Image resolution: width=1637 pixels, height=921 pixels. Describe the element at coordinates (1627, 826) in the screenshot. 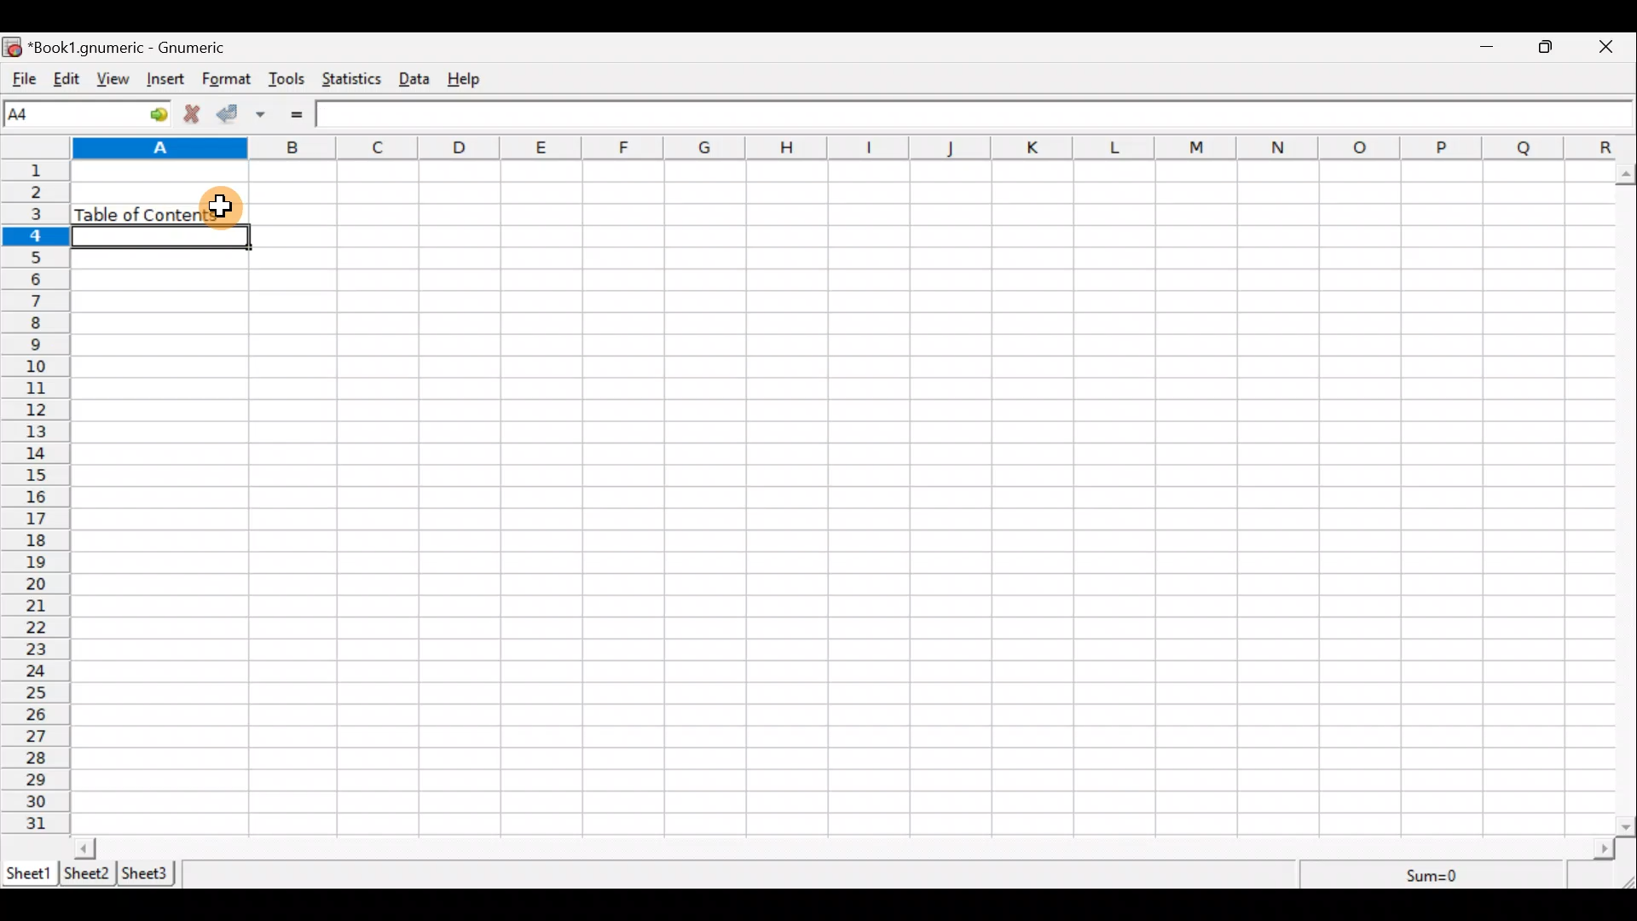

I see `scroll down` at that location.